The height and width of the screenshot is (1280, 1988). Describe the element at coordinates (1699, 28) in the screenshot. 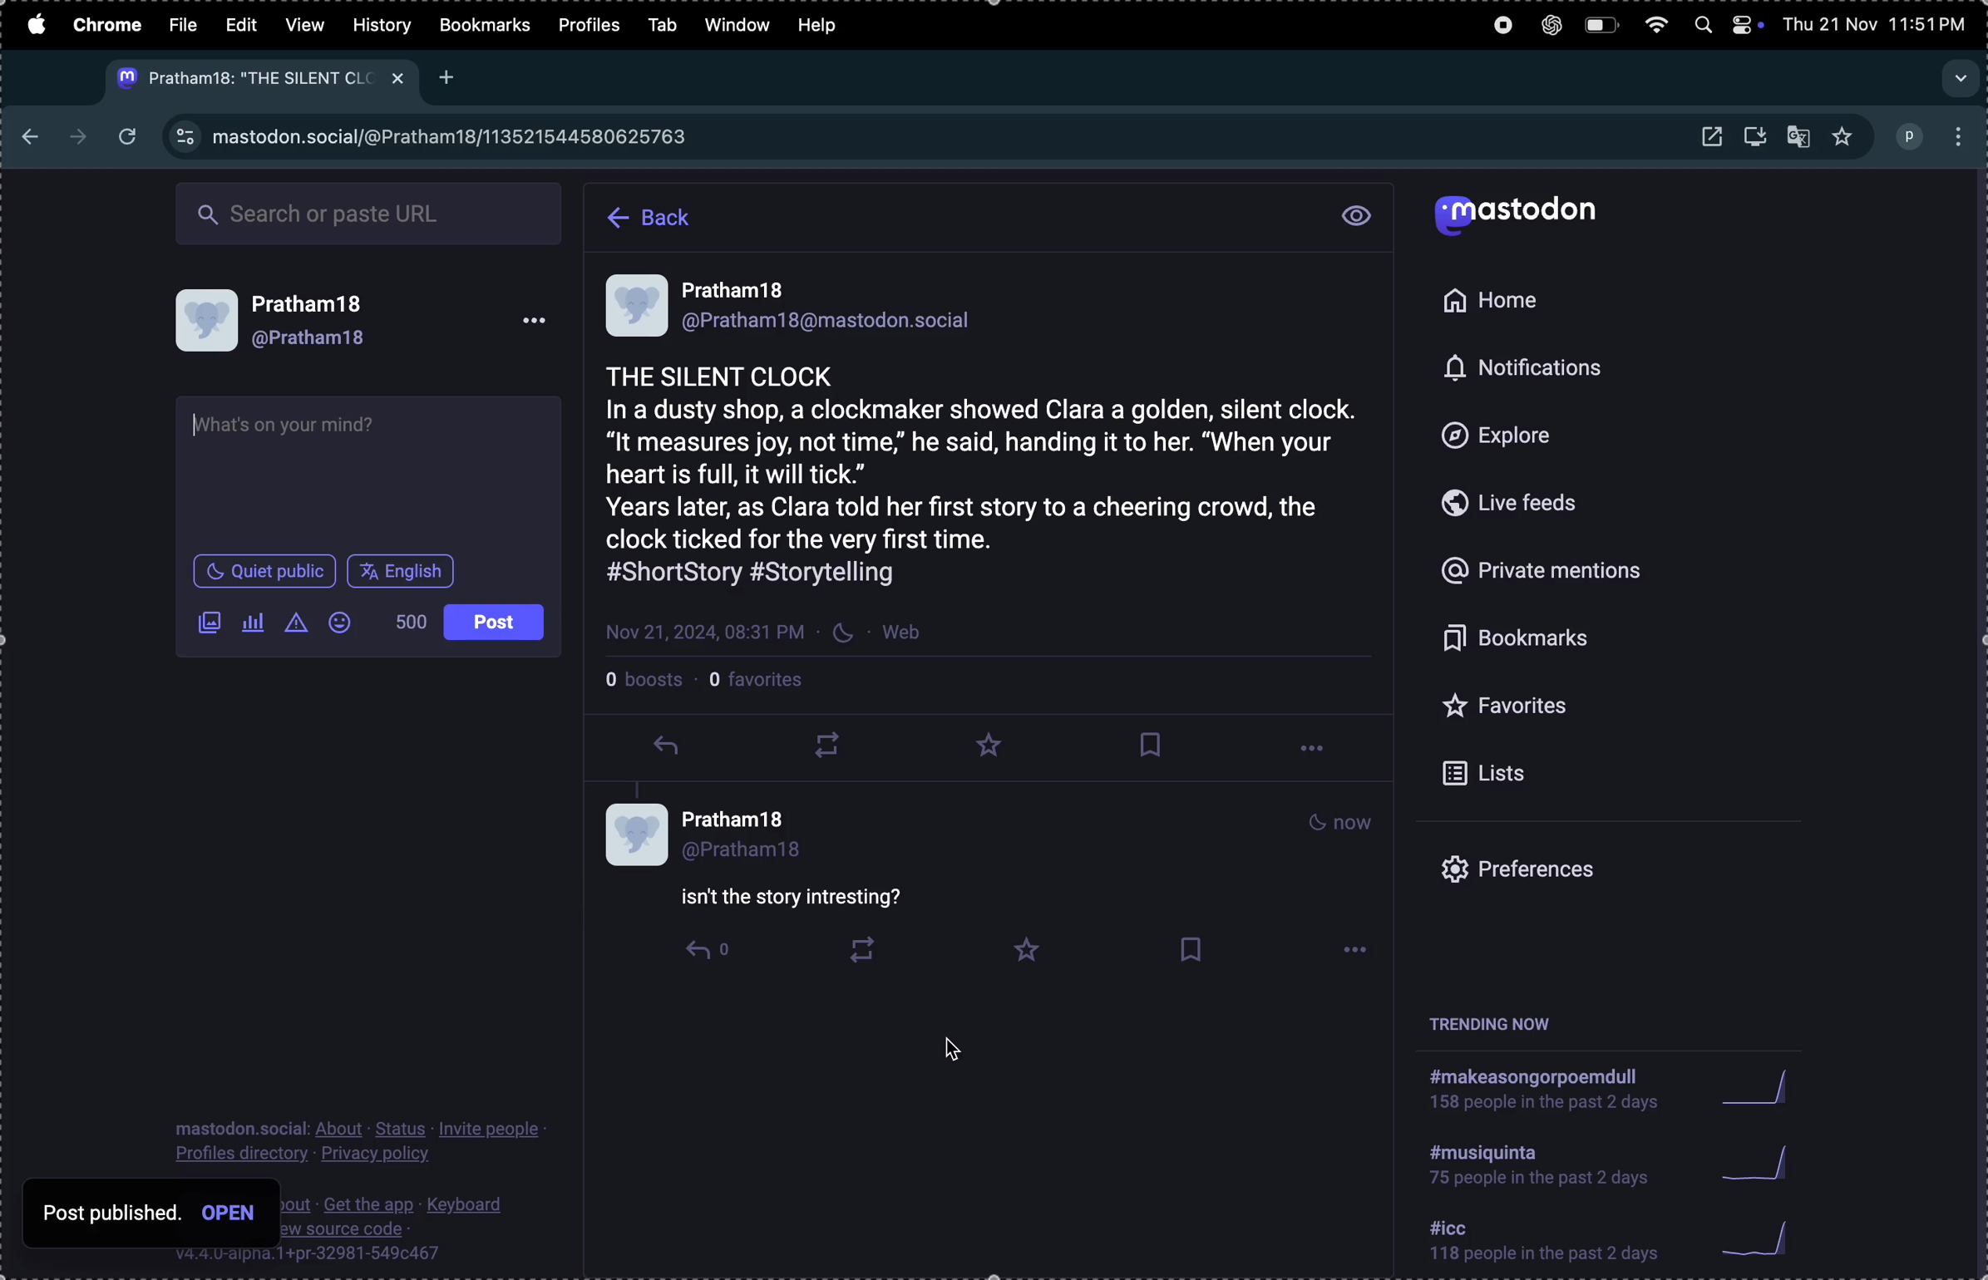

I see `spotlight search` at that location.